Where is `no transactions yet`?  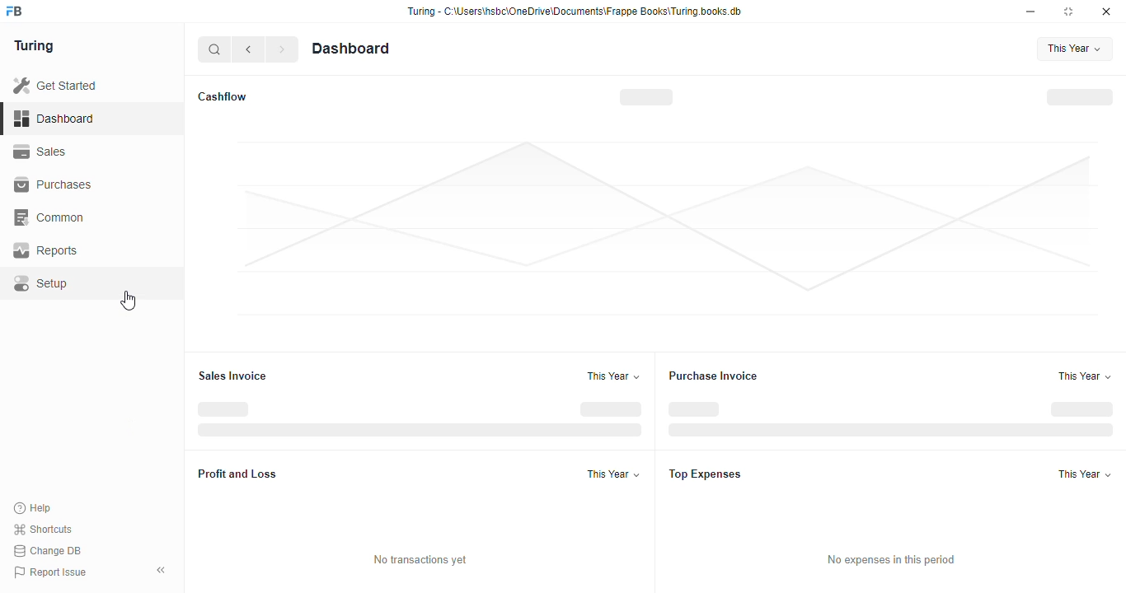
no transactions yet is located at coordinates (420, 559).